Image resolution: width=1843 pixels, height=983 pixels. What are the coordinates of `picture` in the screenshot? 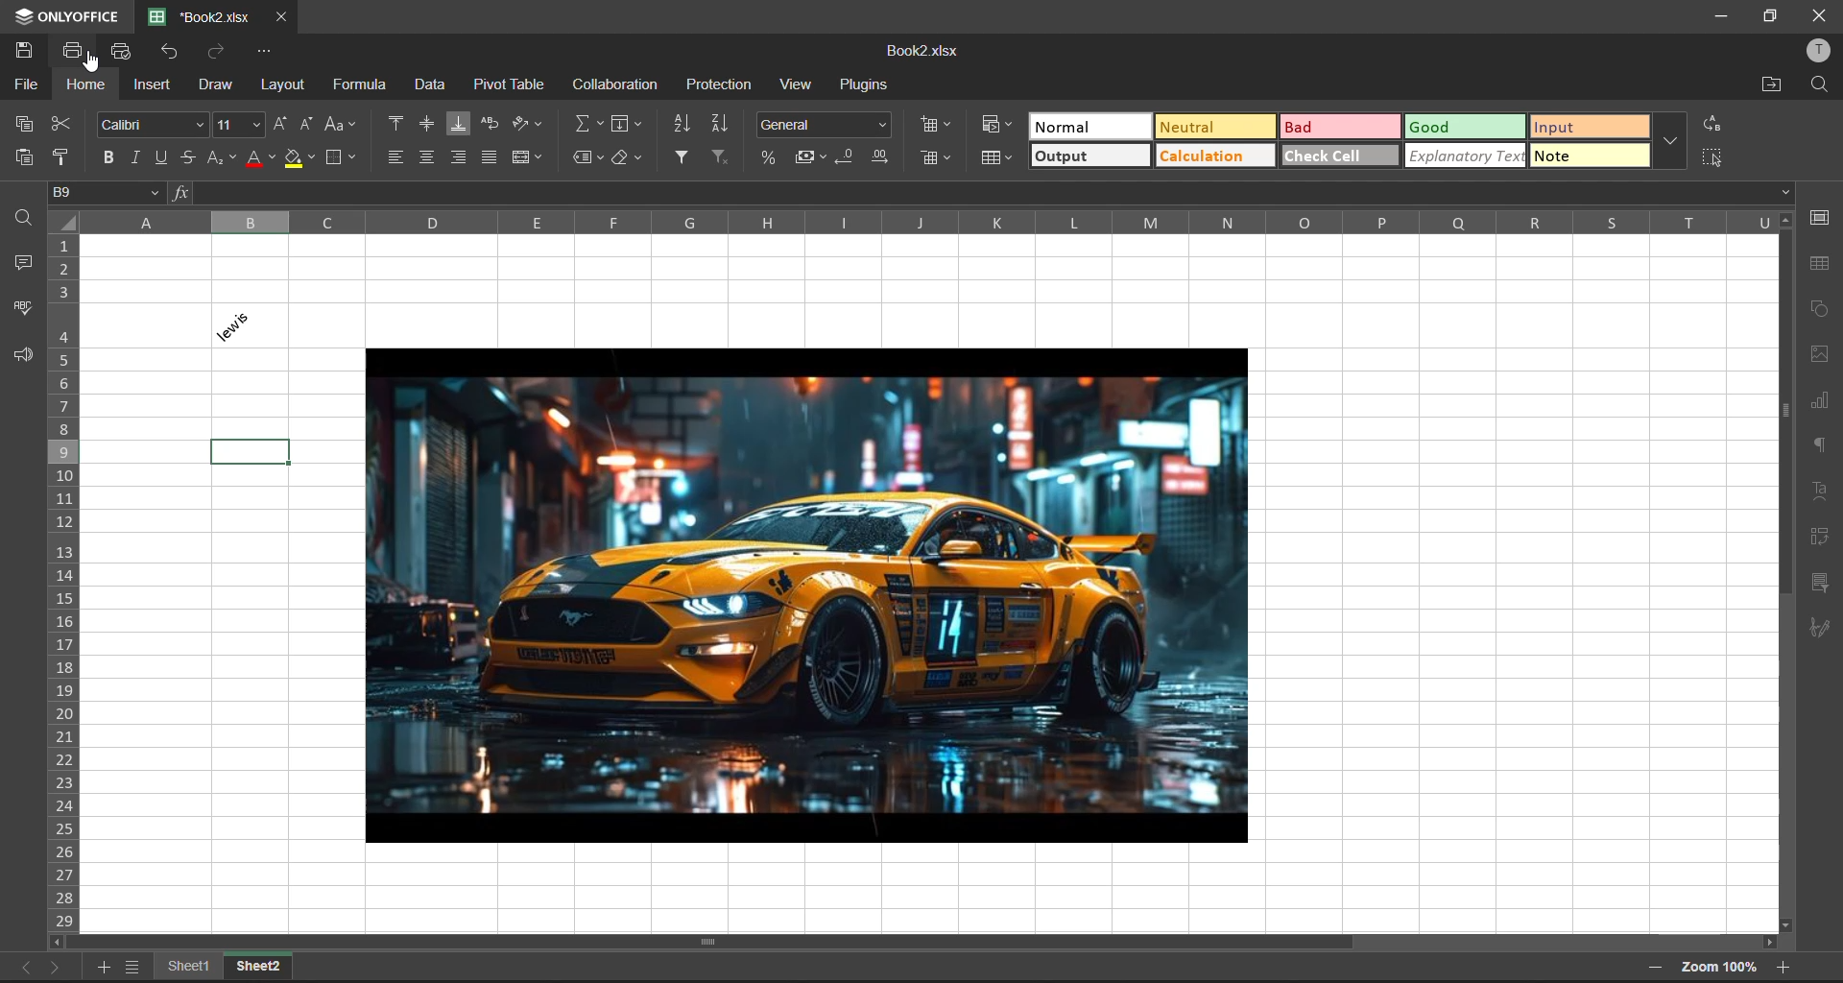 It's located at (810, 596).